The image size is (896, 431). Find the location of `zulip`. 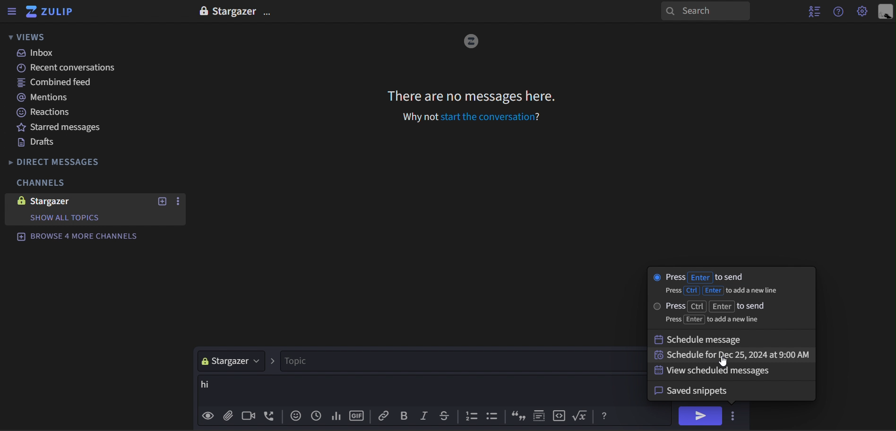

zulip is located at coordinates (51, 12).